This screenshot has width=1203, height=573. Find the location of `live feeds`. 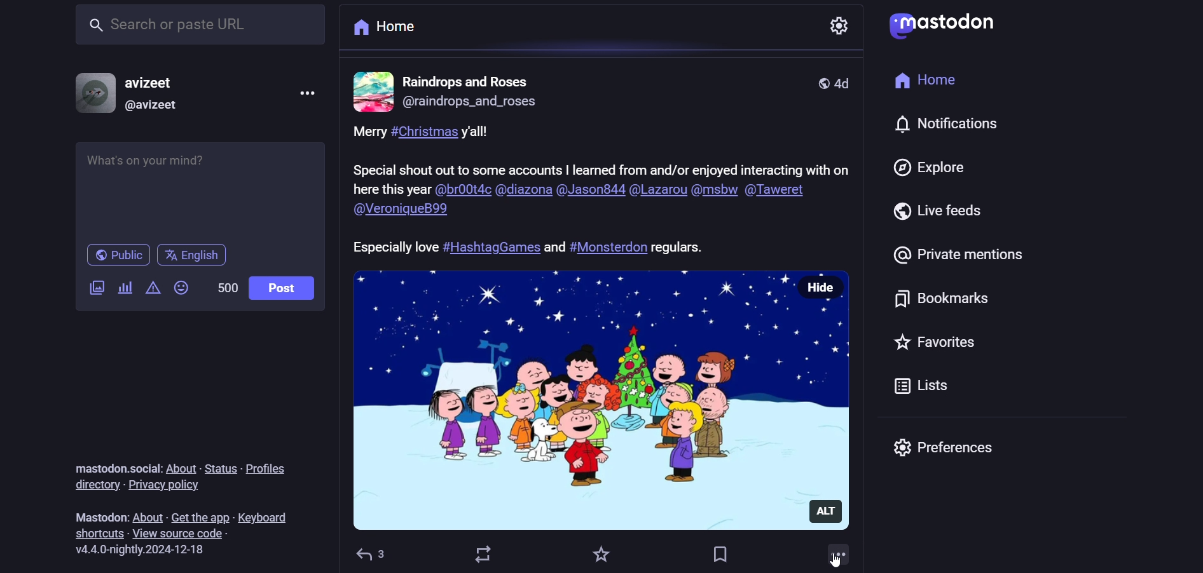

live feeds is located at coordinates (937, 211).